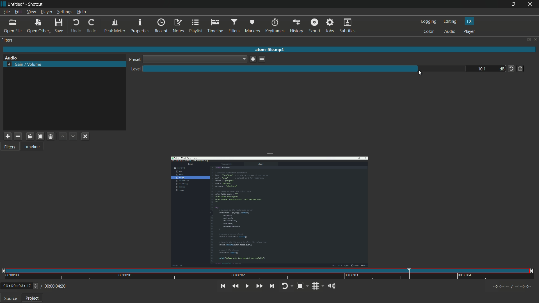 The image size is (539, 303). I want to click on source, so click(11, 298).